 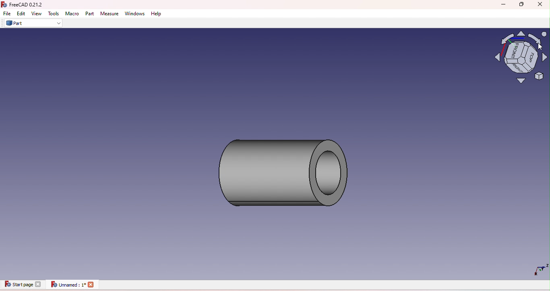 What do you see at coordinates (73, 14) in the screenshot?
I see `Macro` at bounding box center [73, 14].